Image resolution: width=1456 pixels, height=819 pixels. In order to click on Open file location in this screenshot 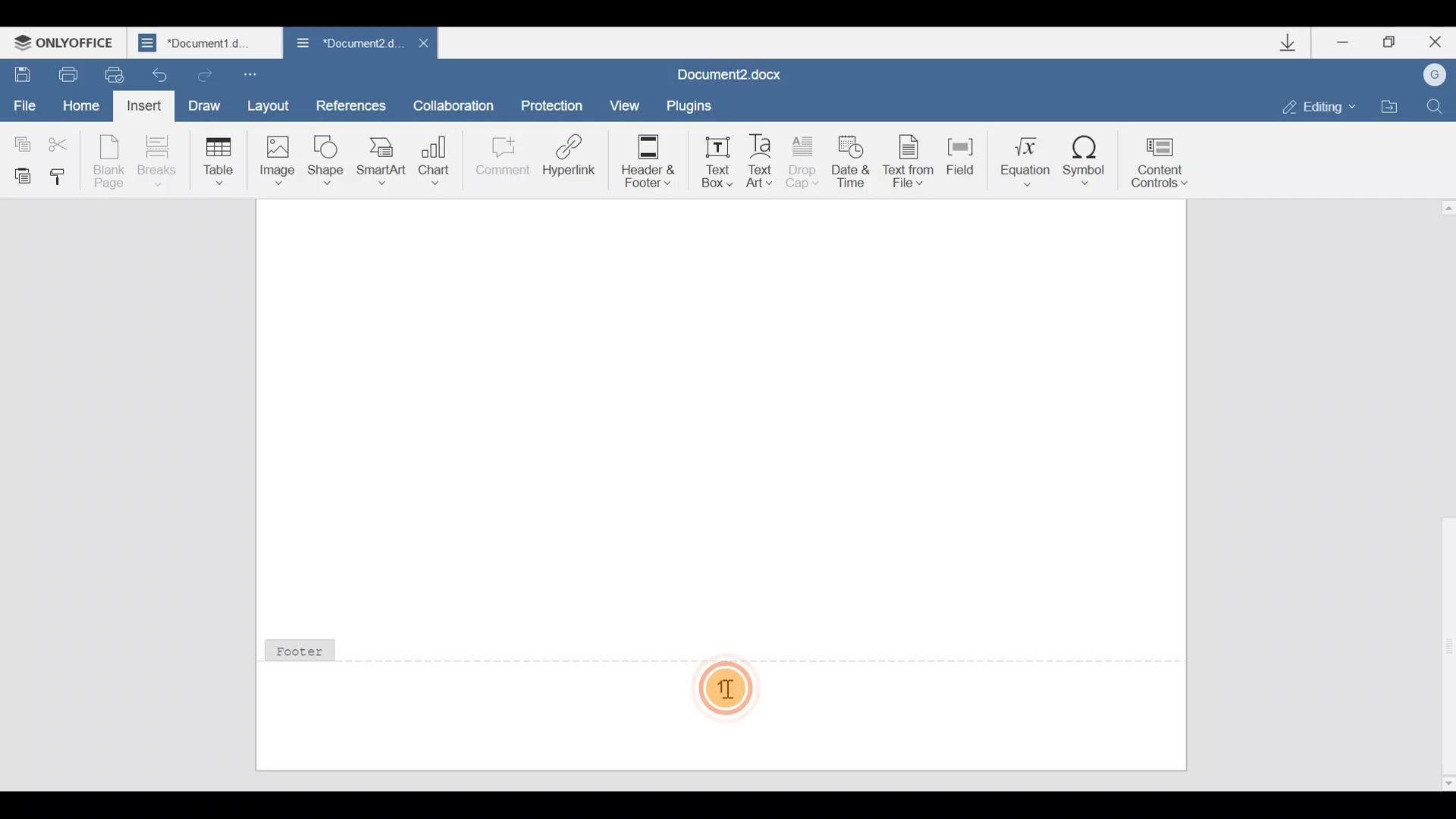, I will do `click(1392, 105)`.